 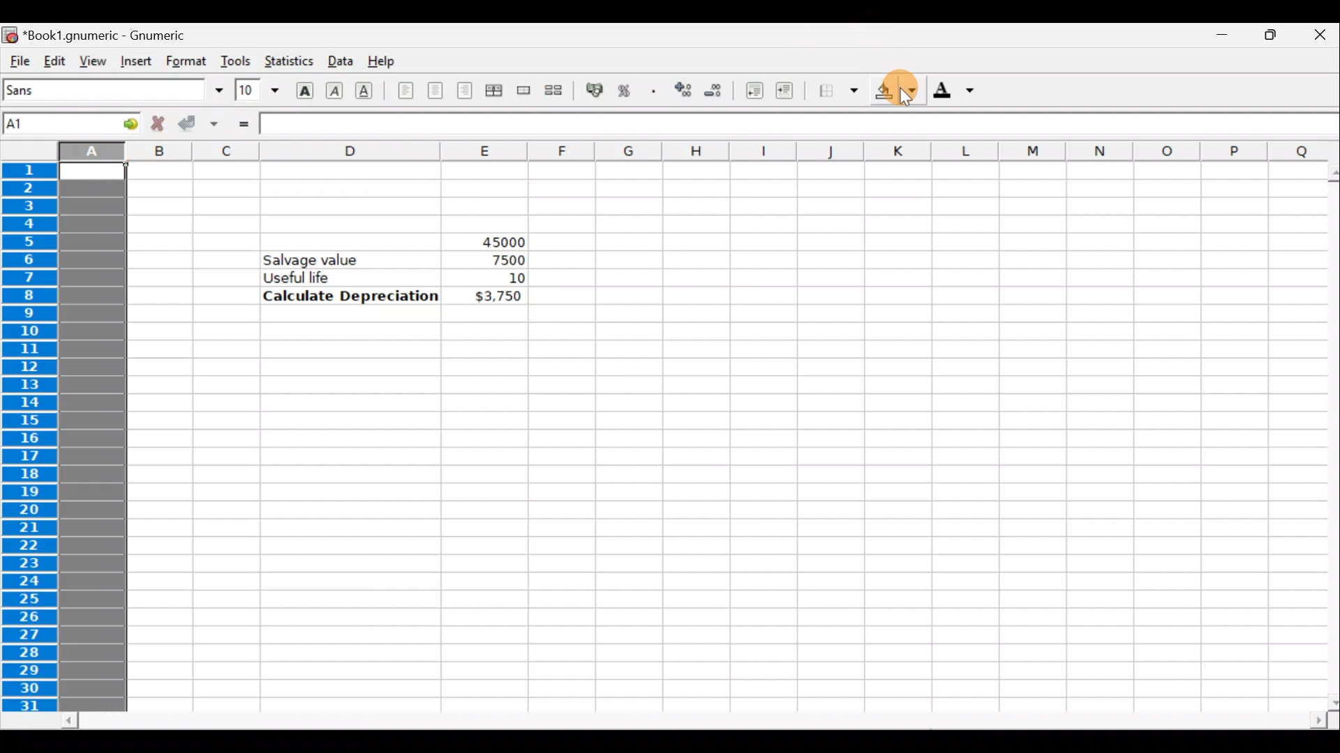 I want to click on Insert, so click(x=135, y=61).